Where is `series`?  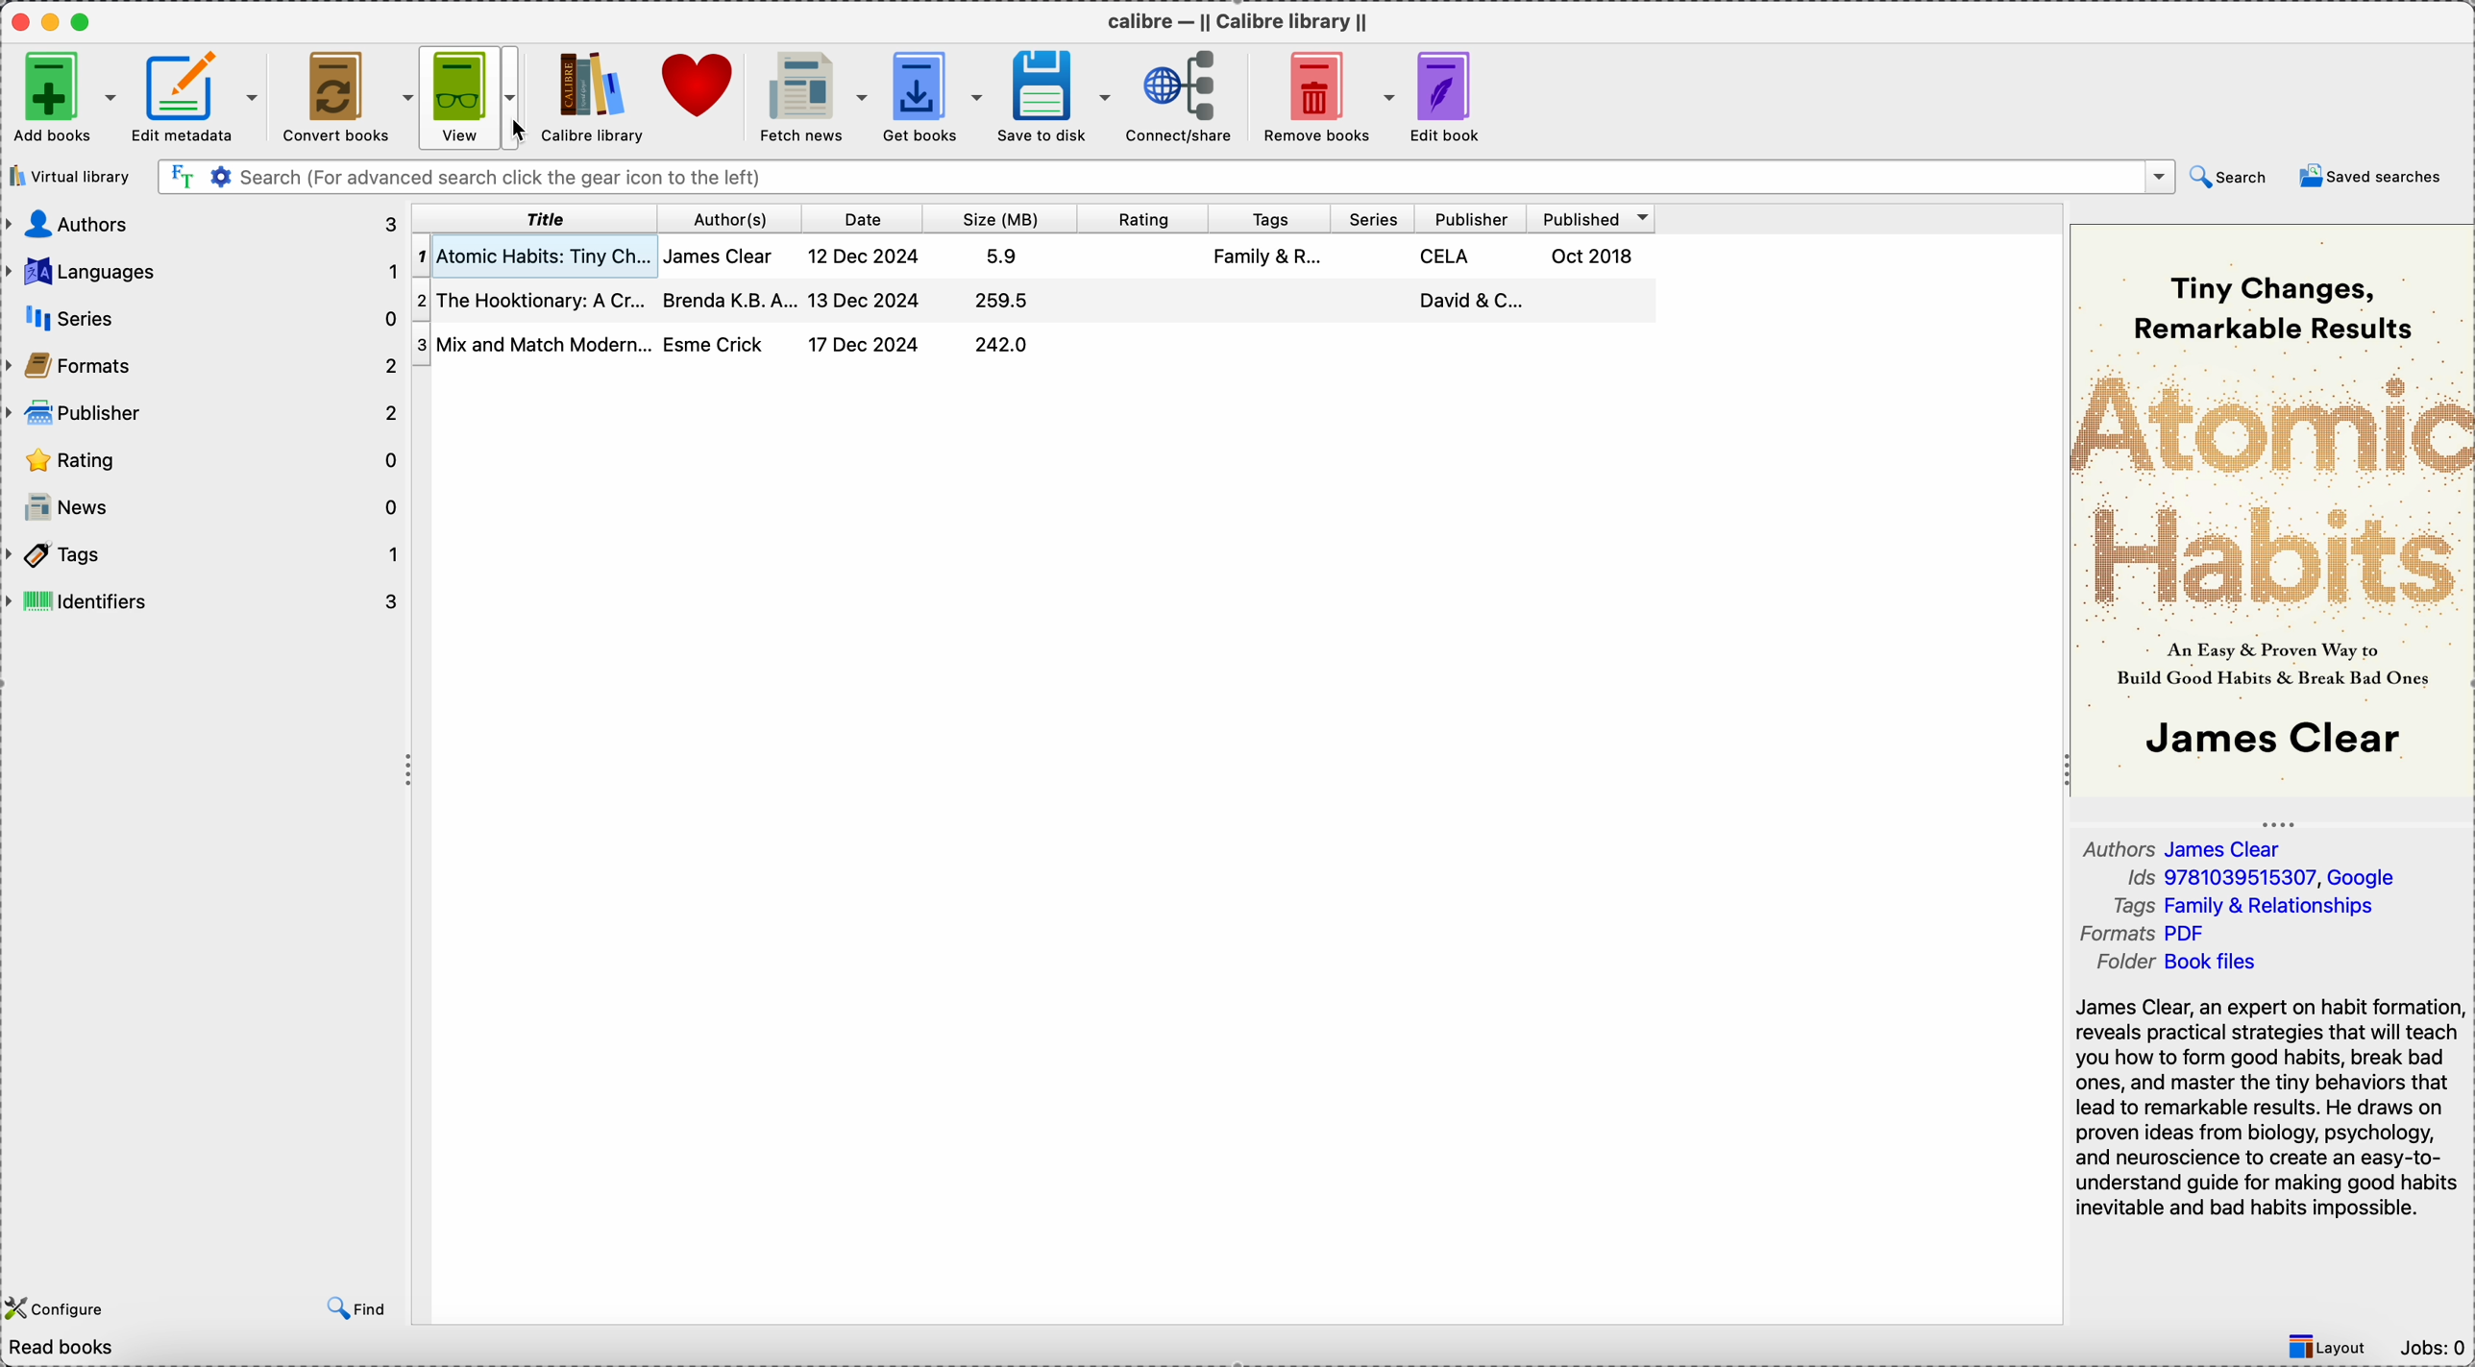
series is located at coordinates (205, 312).